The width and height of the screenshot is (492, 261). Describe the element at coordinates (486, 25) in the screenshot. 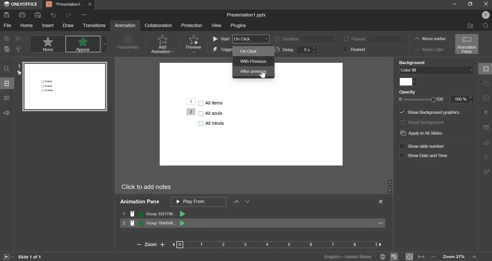

I see `search` at that location.